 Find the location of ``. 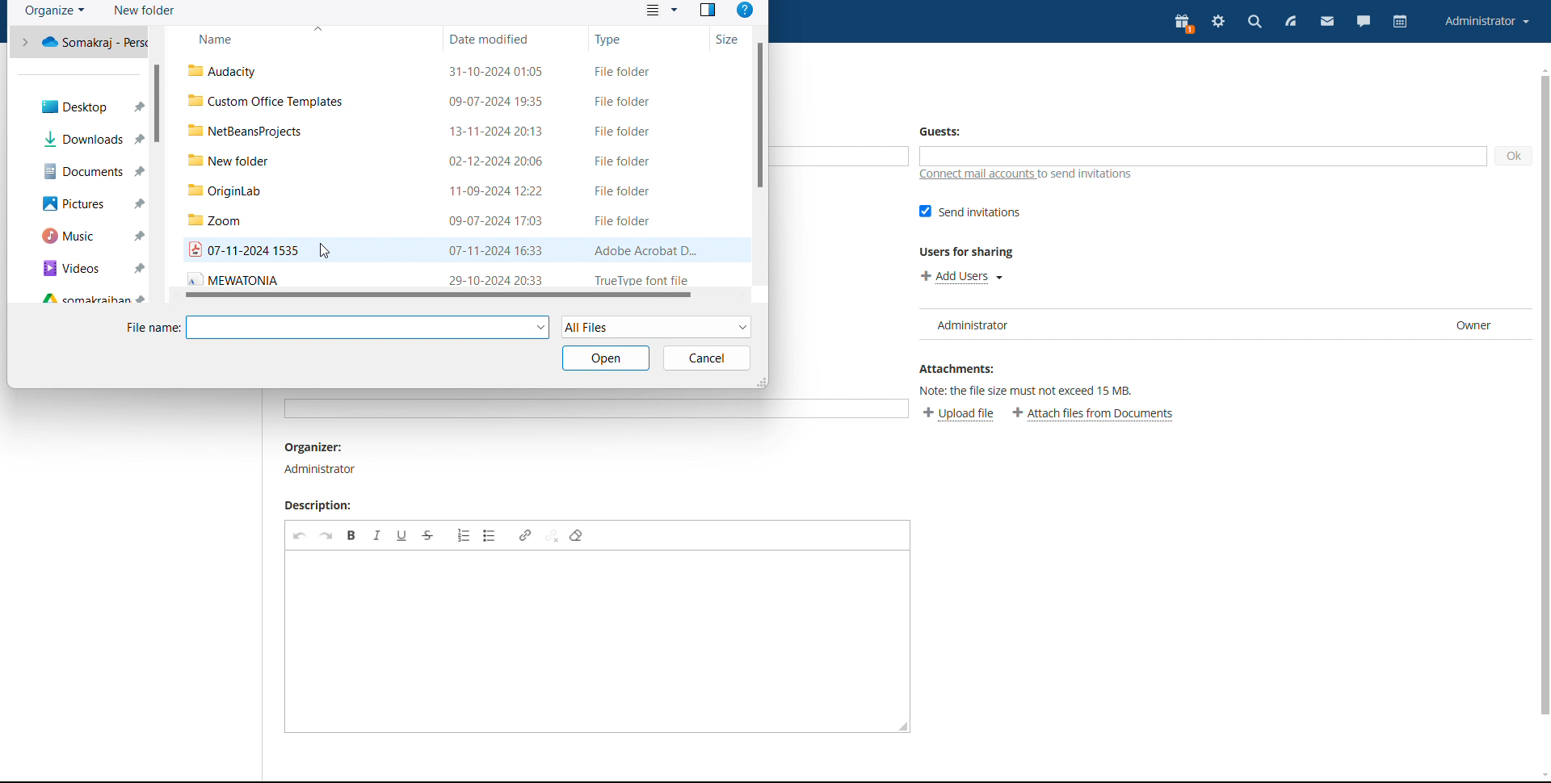

 is located at coordinates (708, 362).